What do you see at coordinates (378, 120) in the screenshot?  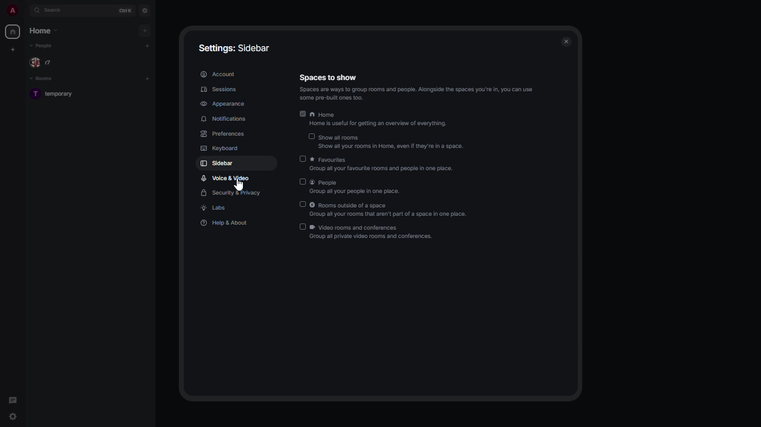 I see `home` at bounding box center [378, 120].